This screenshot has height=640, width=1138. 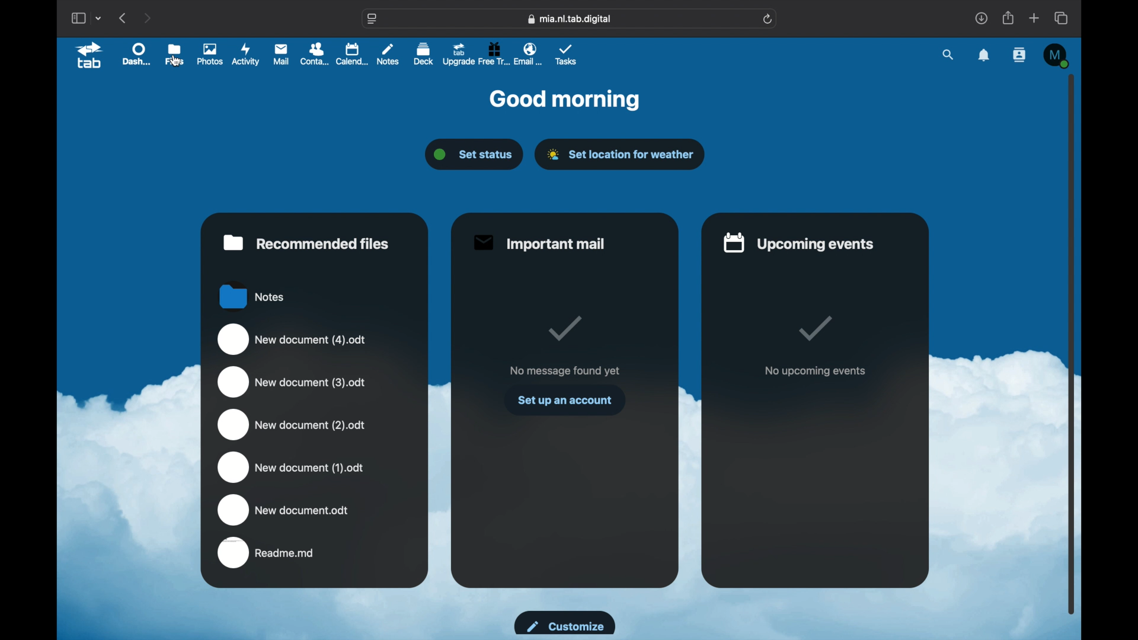 What do you see at coordinates (564, 329) in the screenshot?
I see `tick mark` at bounding box center [564, 329].